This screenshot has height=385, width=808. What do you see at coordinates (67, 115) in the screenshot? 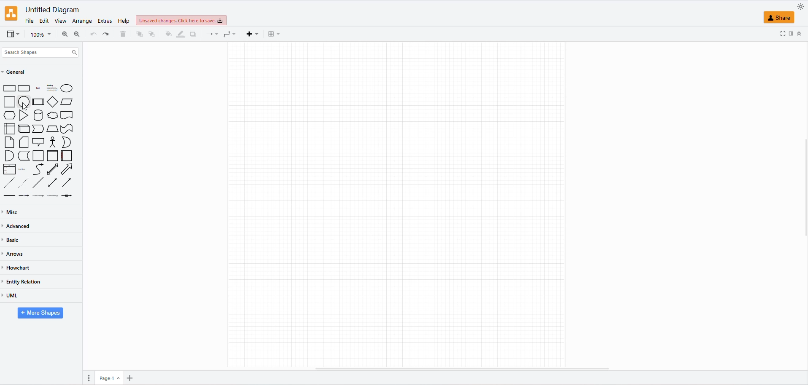
I see `DOCUMENT` at bounding box center [67, 115].